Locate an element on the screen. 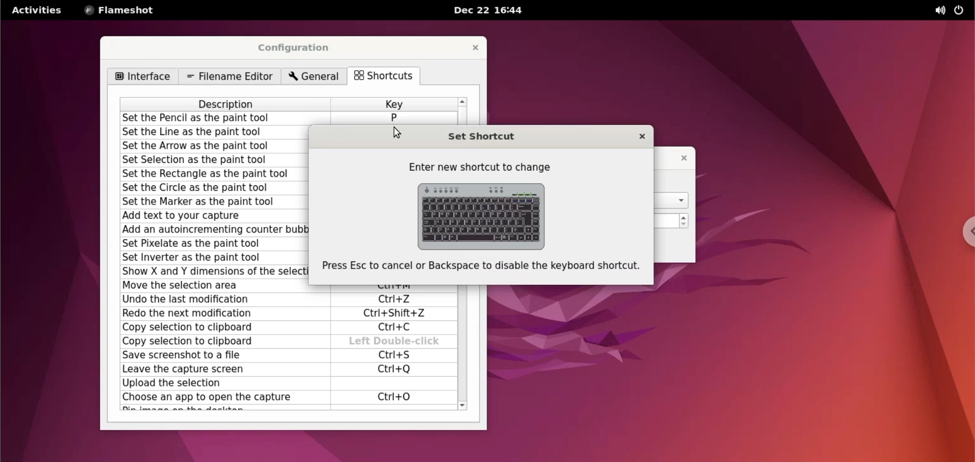  Ctrl + Z is located at coordinates (395, 300).